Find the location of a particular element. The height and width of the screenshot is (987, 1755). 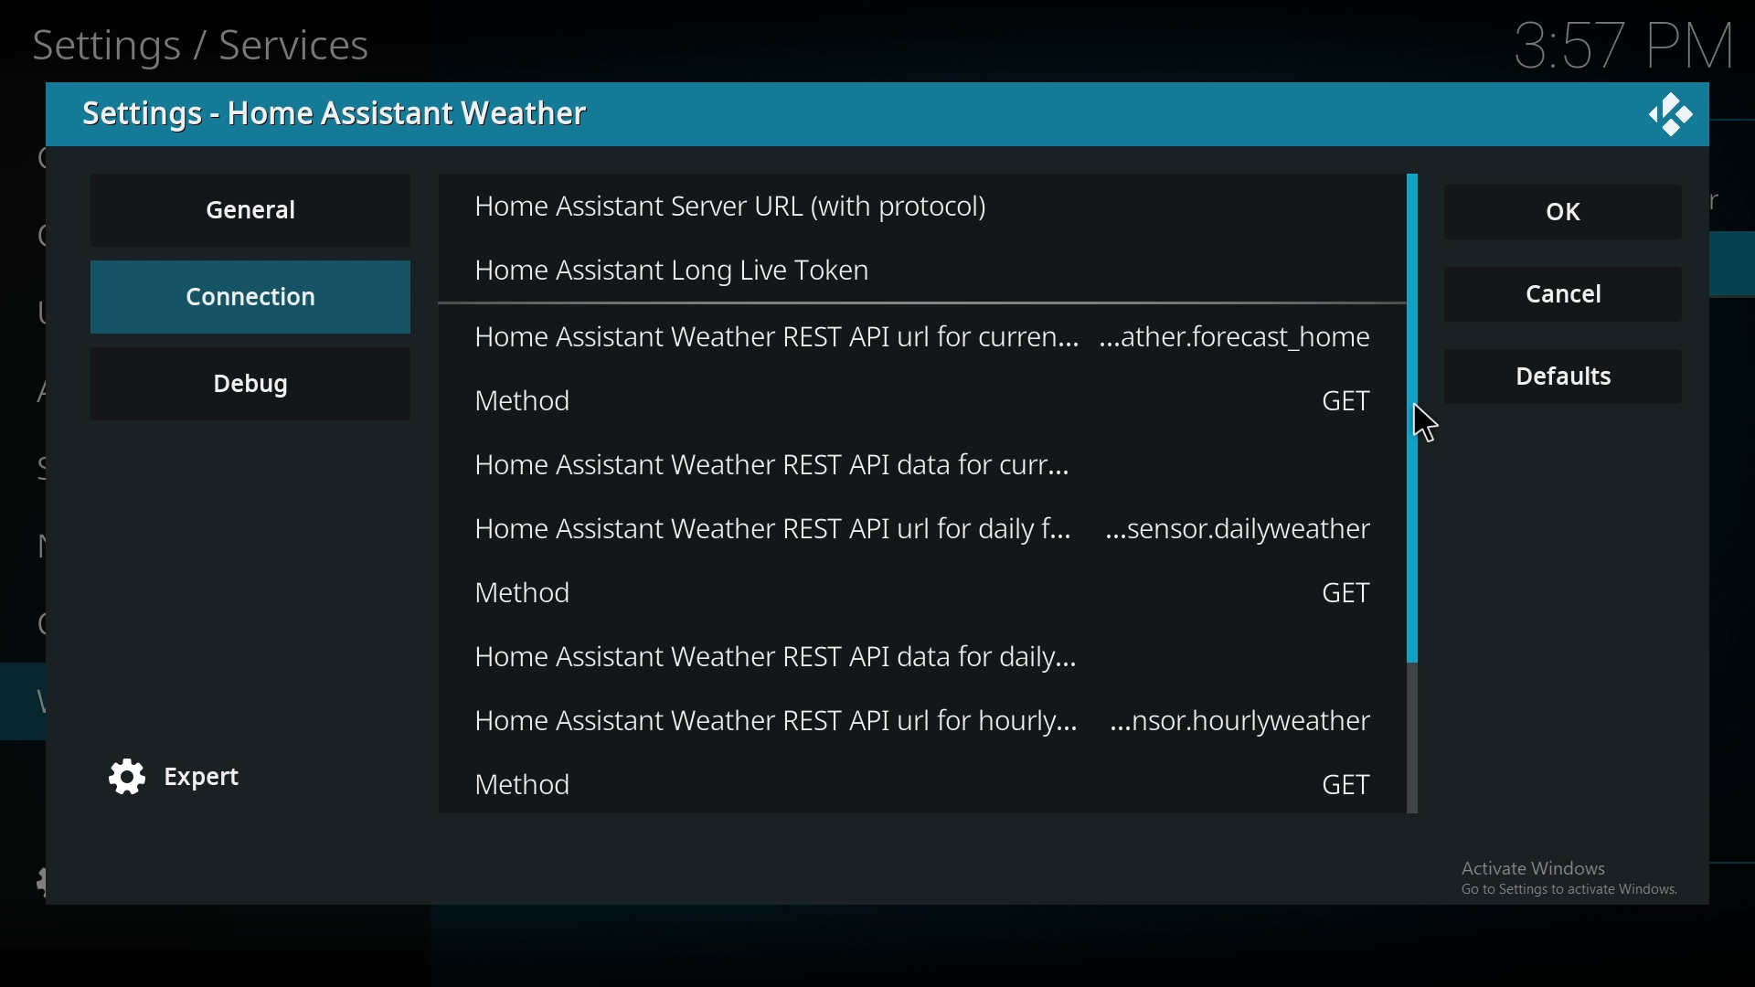

home assistant weather rest api url for daily f.. is located at coordinates (927, 527).